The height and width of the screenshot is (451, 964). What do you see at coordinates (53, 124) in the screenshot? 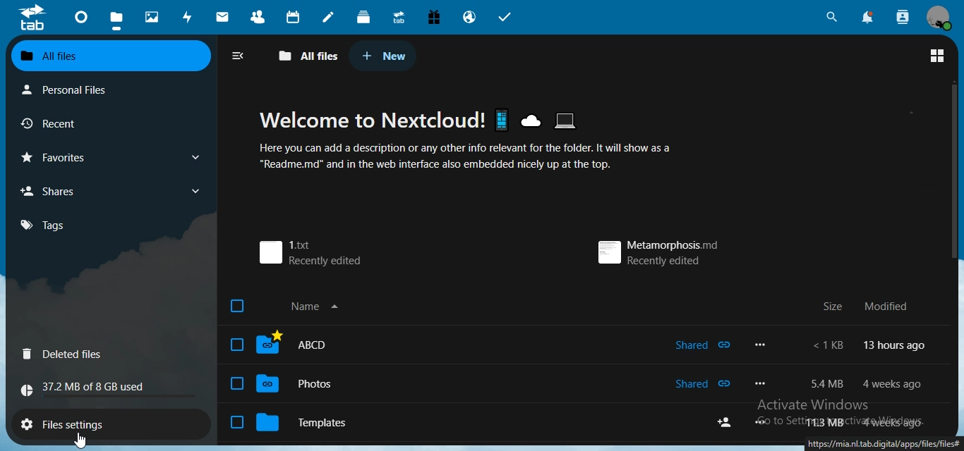
I see `recent` at bounding box center [53, 124].